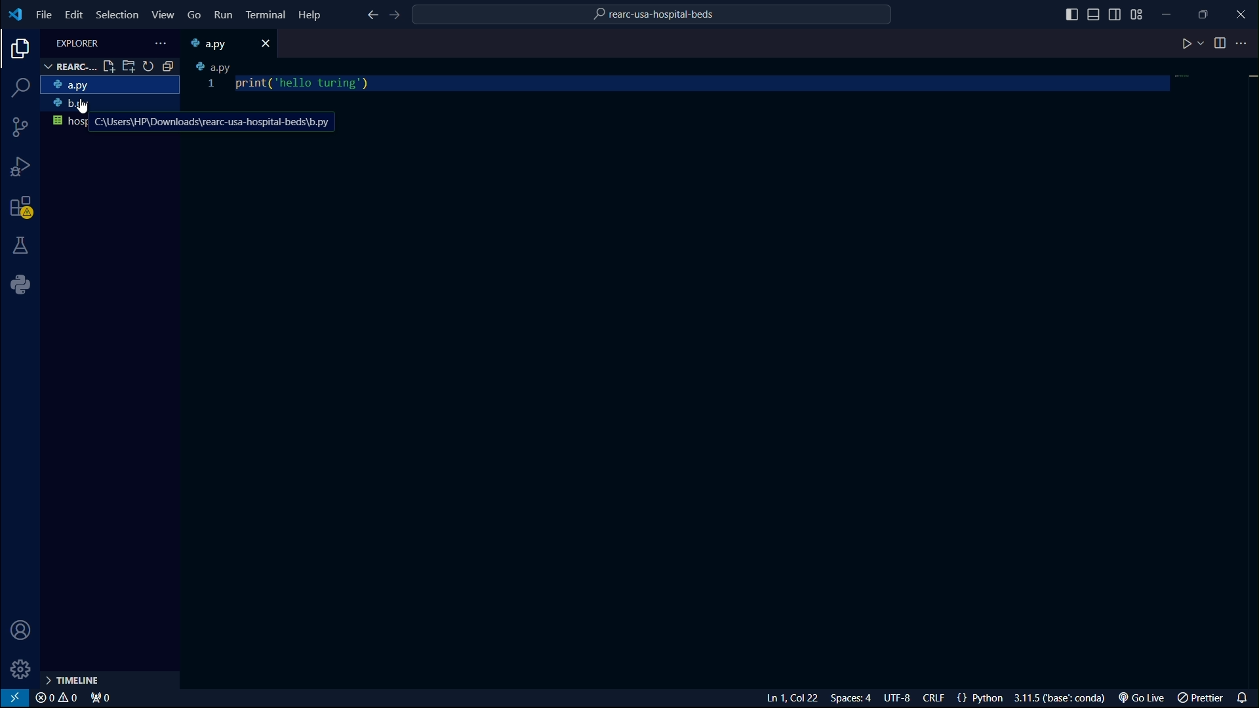  What do you see at coordinates (108, 67) in the screenshot?
I see `new file` at bounding box center [108, 67].